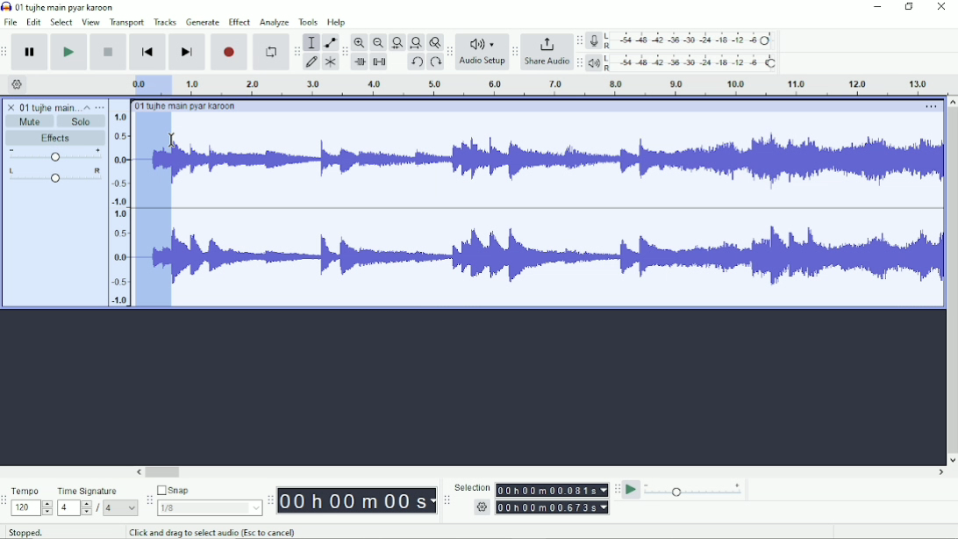 The height and width of the screenshot is (539, 958). What do you see at coordinates (940, 8) in the screenshot?
I see `Close` at bounding box center [940, 8].